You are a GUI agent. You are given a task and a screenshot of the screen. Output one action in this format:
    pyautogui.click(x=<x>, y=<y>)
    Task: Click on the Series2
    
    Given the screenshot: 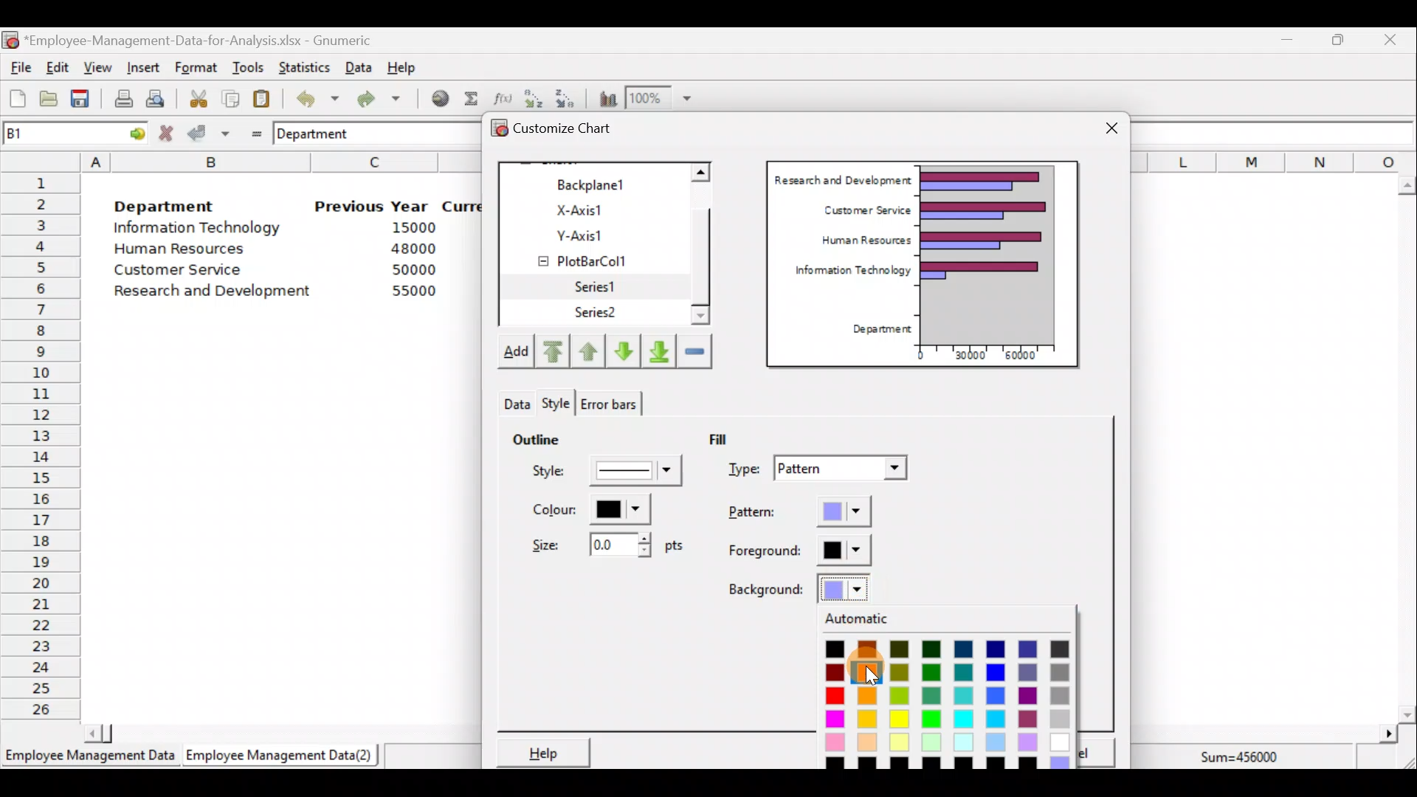 What is the action you would take?
    pyautogui.click(x=599, y=313)
    